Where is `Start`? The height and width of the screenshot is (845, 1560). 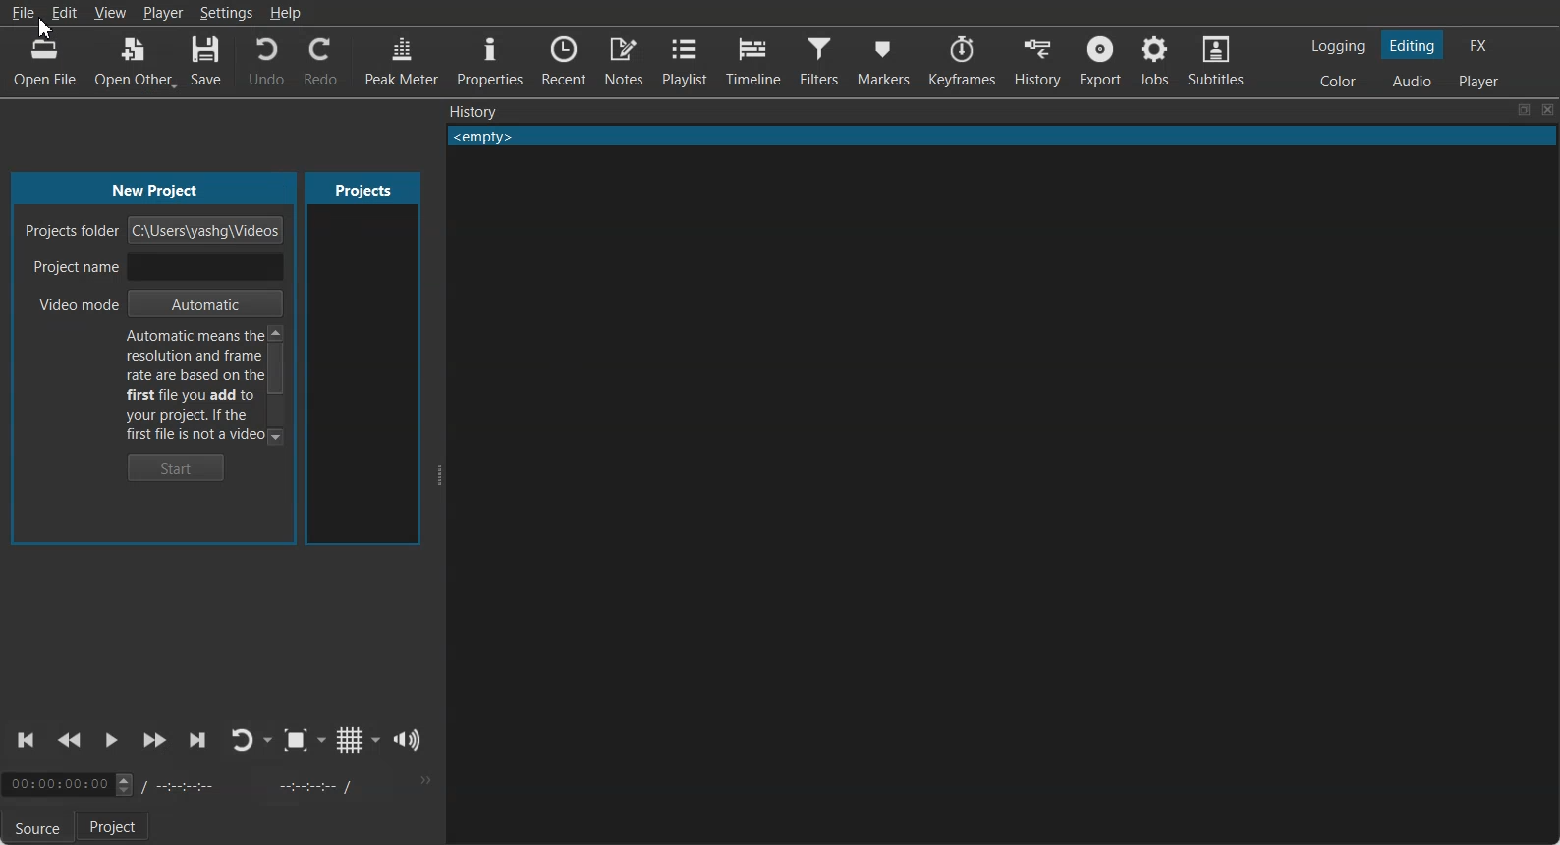
Start is located at coordinates (177, 468).